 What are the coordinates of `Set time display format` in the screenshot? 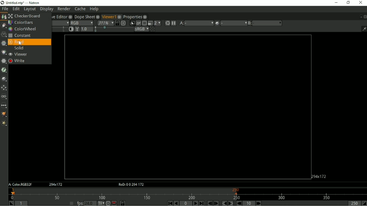 It's located at (100, 203).